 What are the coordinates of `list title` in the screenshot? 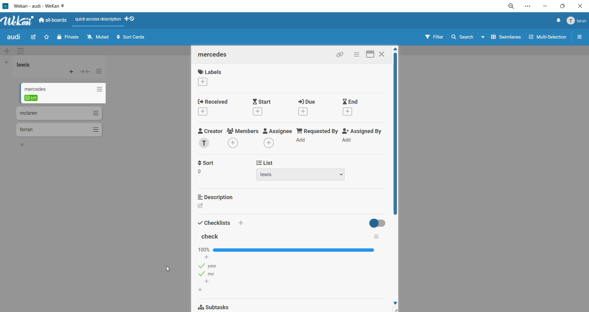 It's located at (40, 89).